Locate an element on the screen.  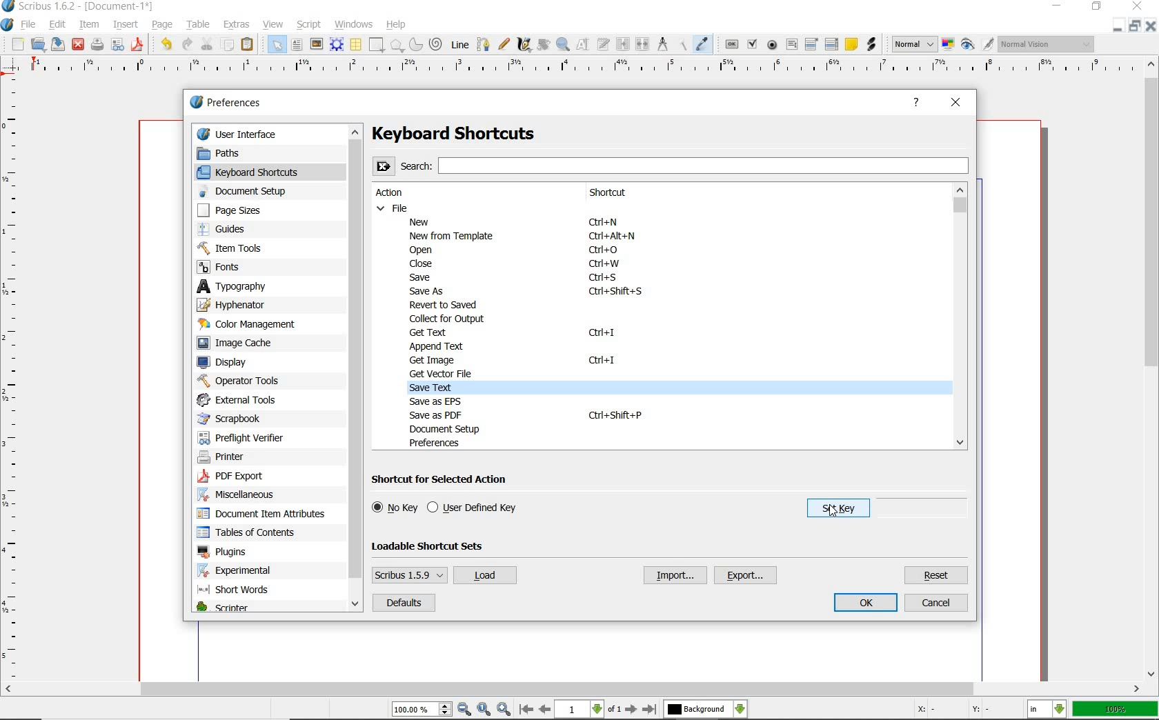
redo is located at coordinates (187, 44).